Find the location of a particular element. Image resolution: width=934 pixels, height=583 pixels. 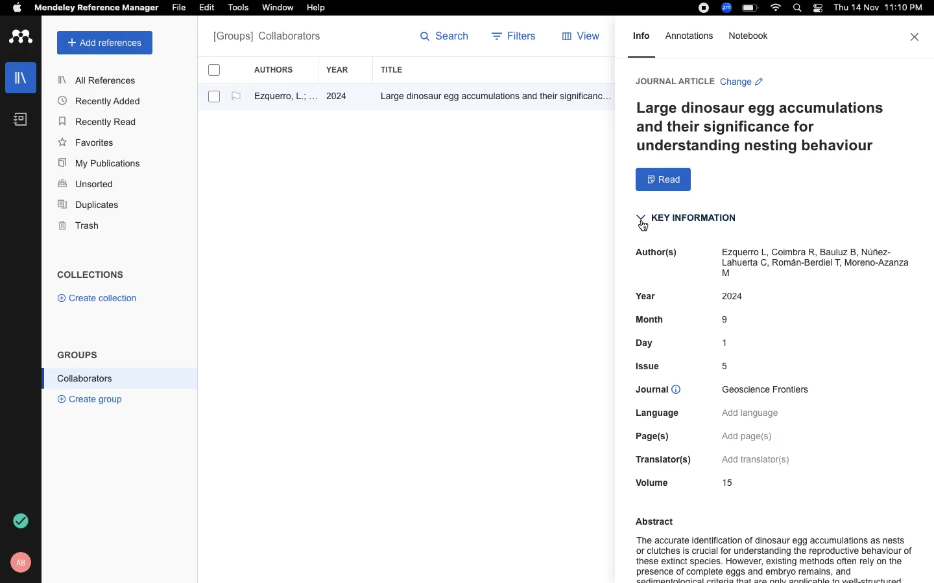

Volume is located at coordinates (649, 483).